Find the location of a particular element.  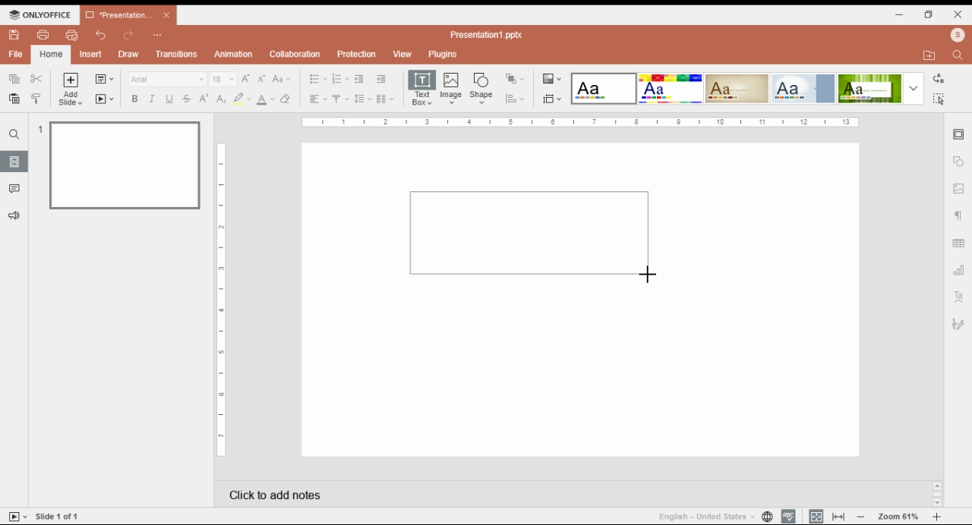

font color is located at coordinates (266, 99).